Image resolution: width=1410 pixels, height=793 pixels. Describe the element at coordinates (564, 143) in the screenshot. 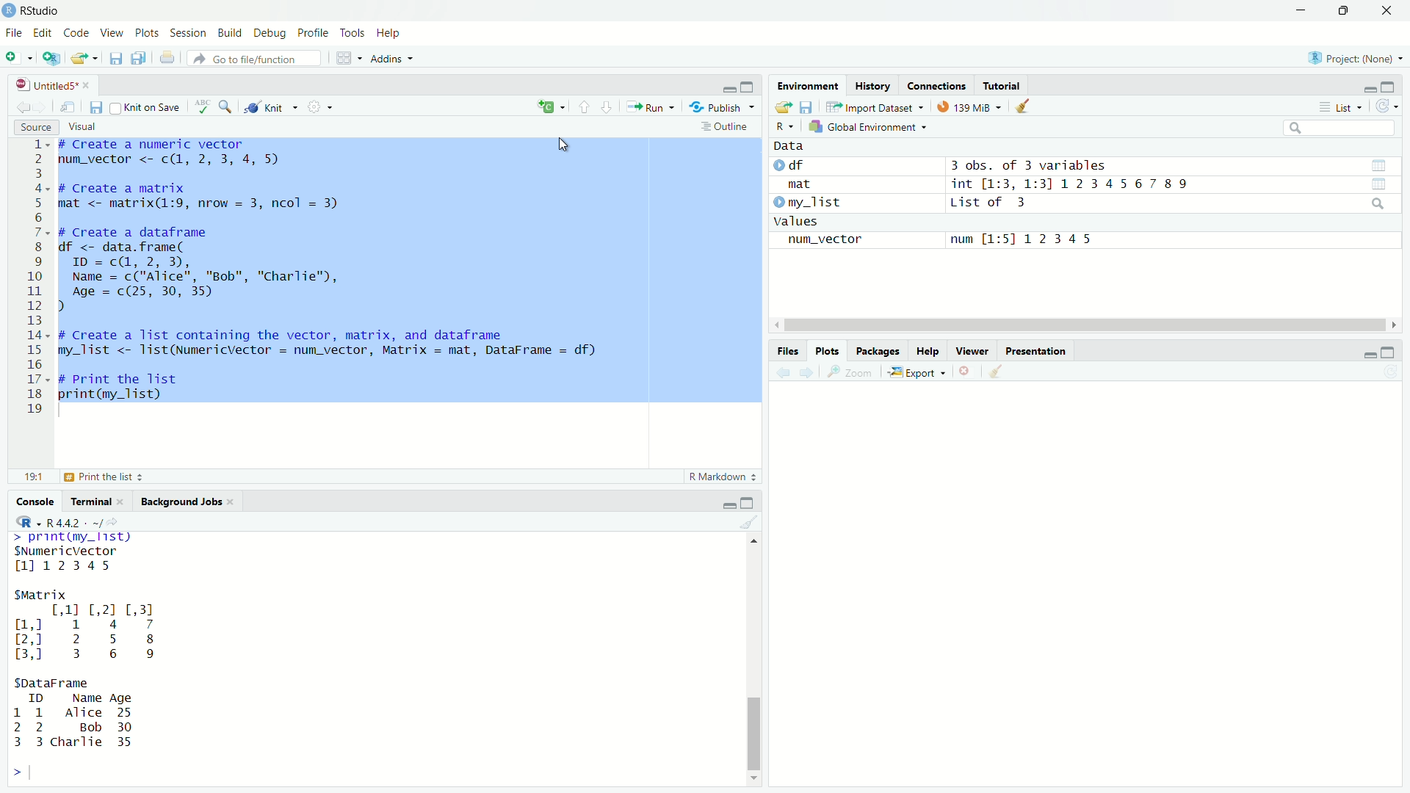

I see `cursor` at that location.